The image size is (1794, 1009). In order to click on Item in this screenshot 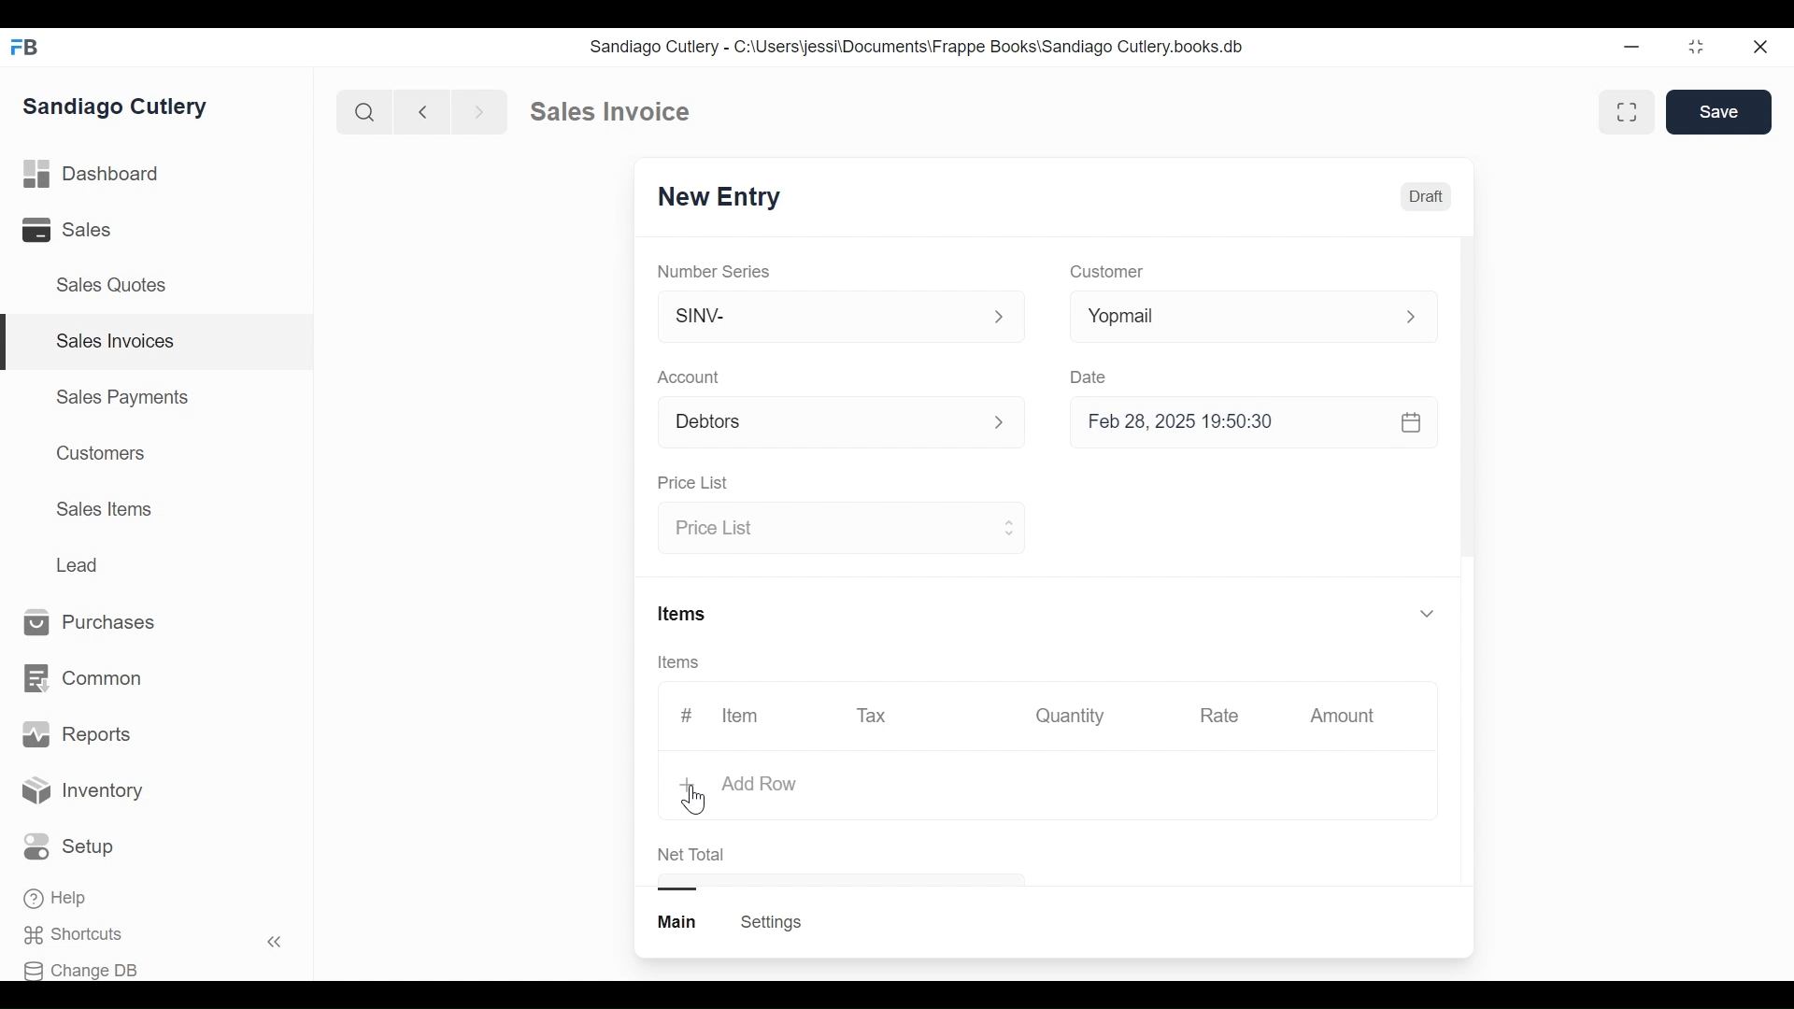, I will do `click(742, 716)`.